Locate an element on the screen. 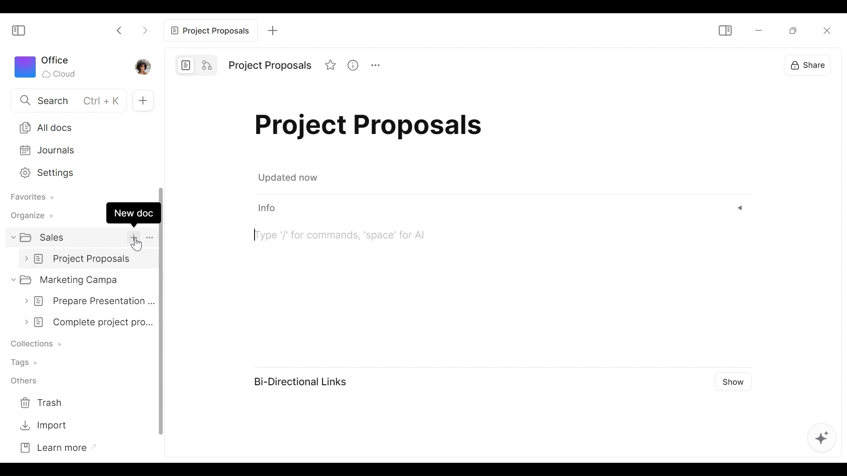 This screenshot has width=847, height=476. add tab is located at coordinates (275, 30).